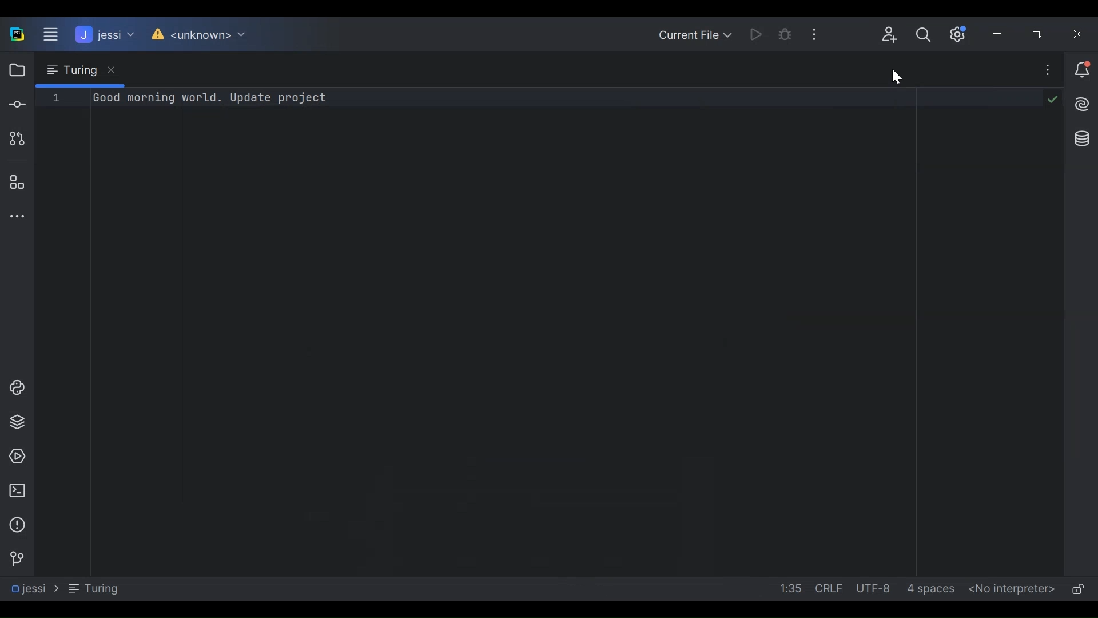  I want to click on PyCharm Desktop Icon, so click(17, 35).